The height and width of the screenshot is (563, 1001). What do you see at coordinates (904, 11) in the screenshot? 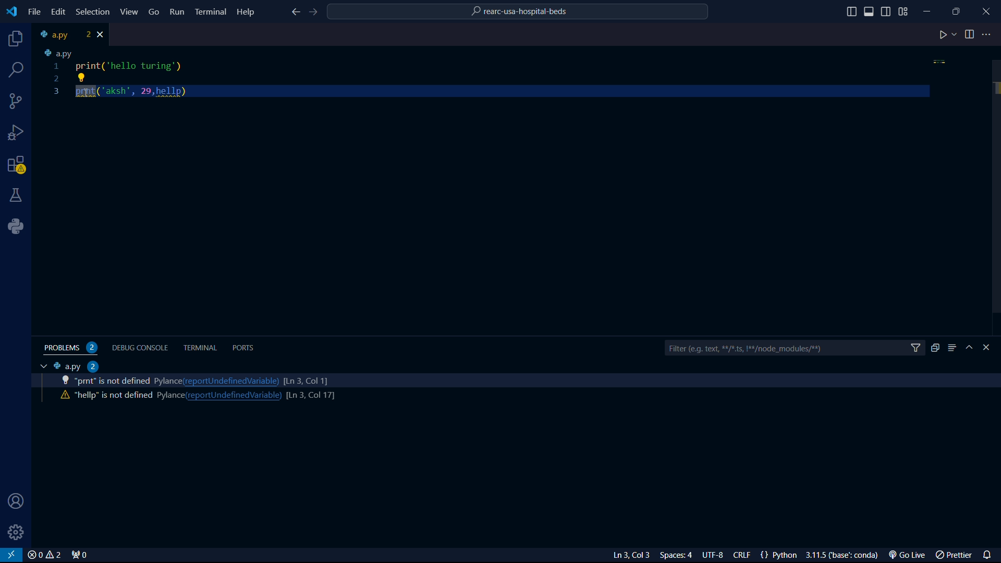
I see `grid view` at bounding box center [904, 11].